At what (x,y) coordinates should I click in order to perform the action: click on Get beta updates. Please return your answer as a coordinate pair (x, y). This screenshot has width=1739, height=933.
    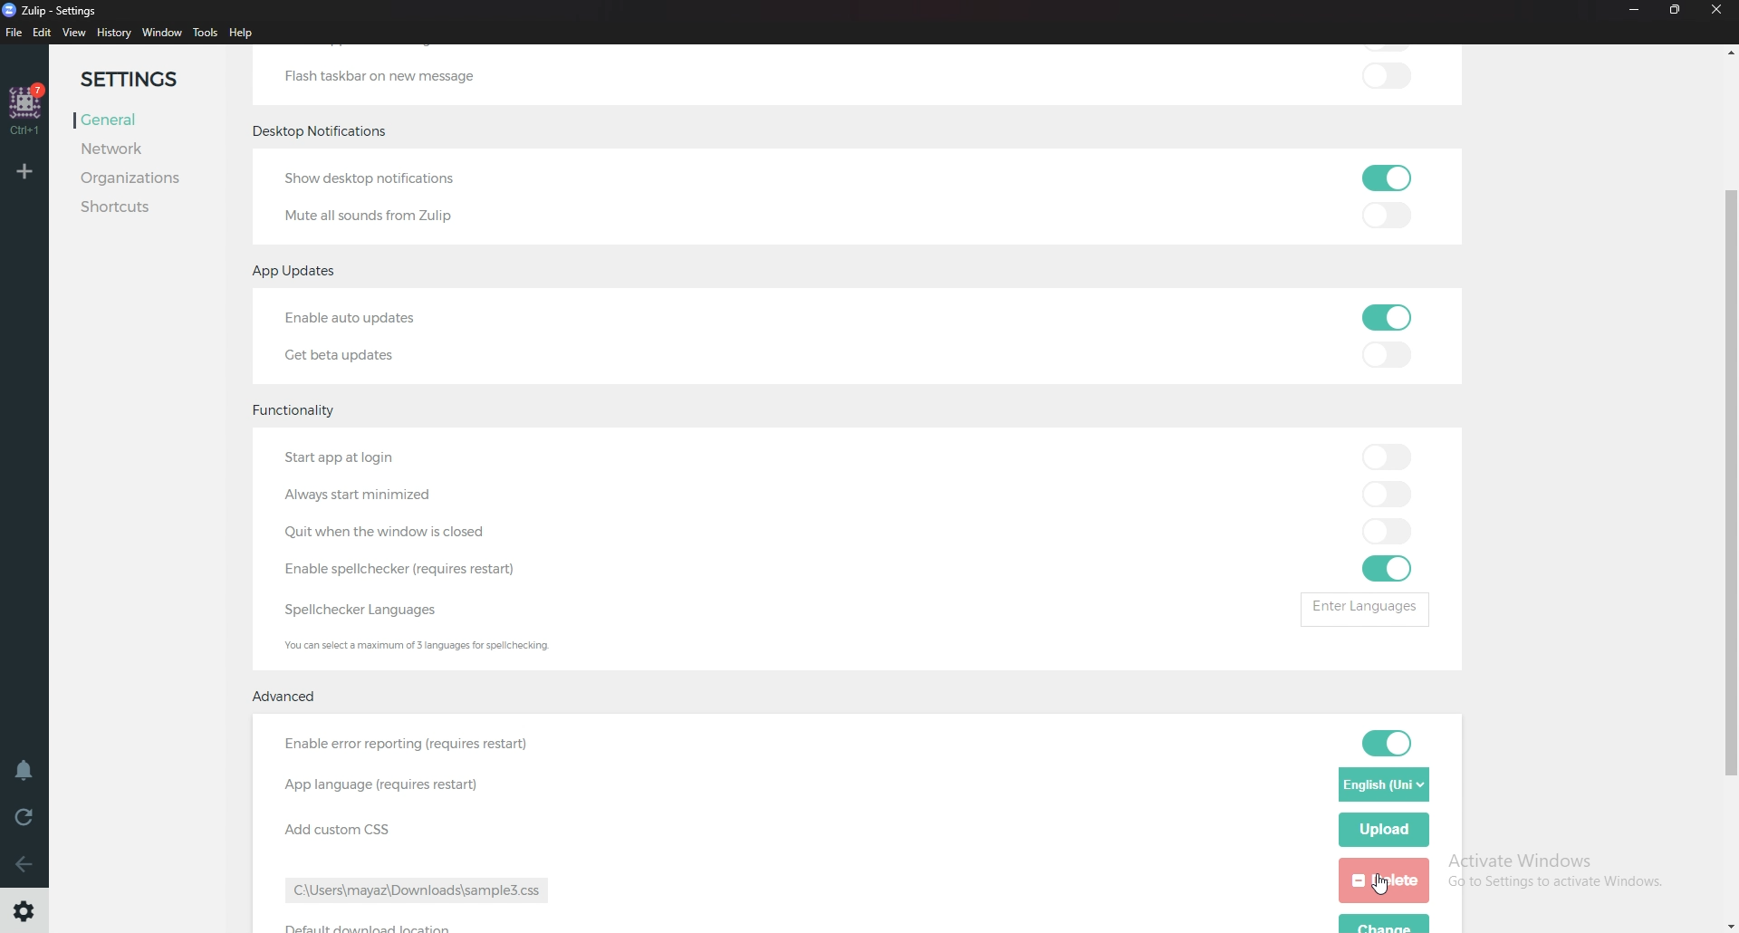
    Looking at the image, I should click on (346, 353).